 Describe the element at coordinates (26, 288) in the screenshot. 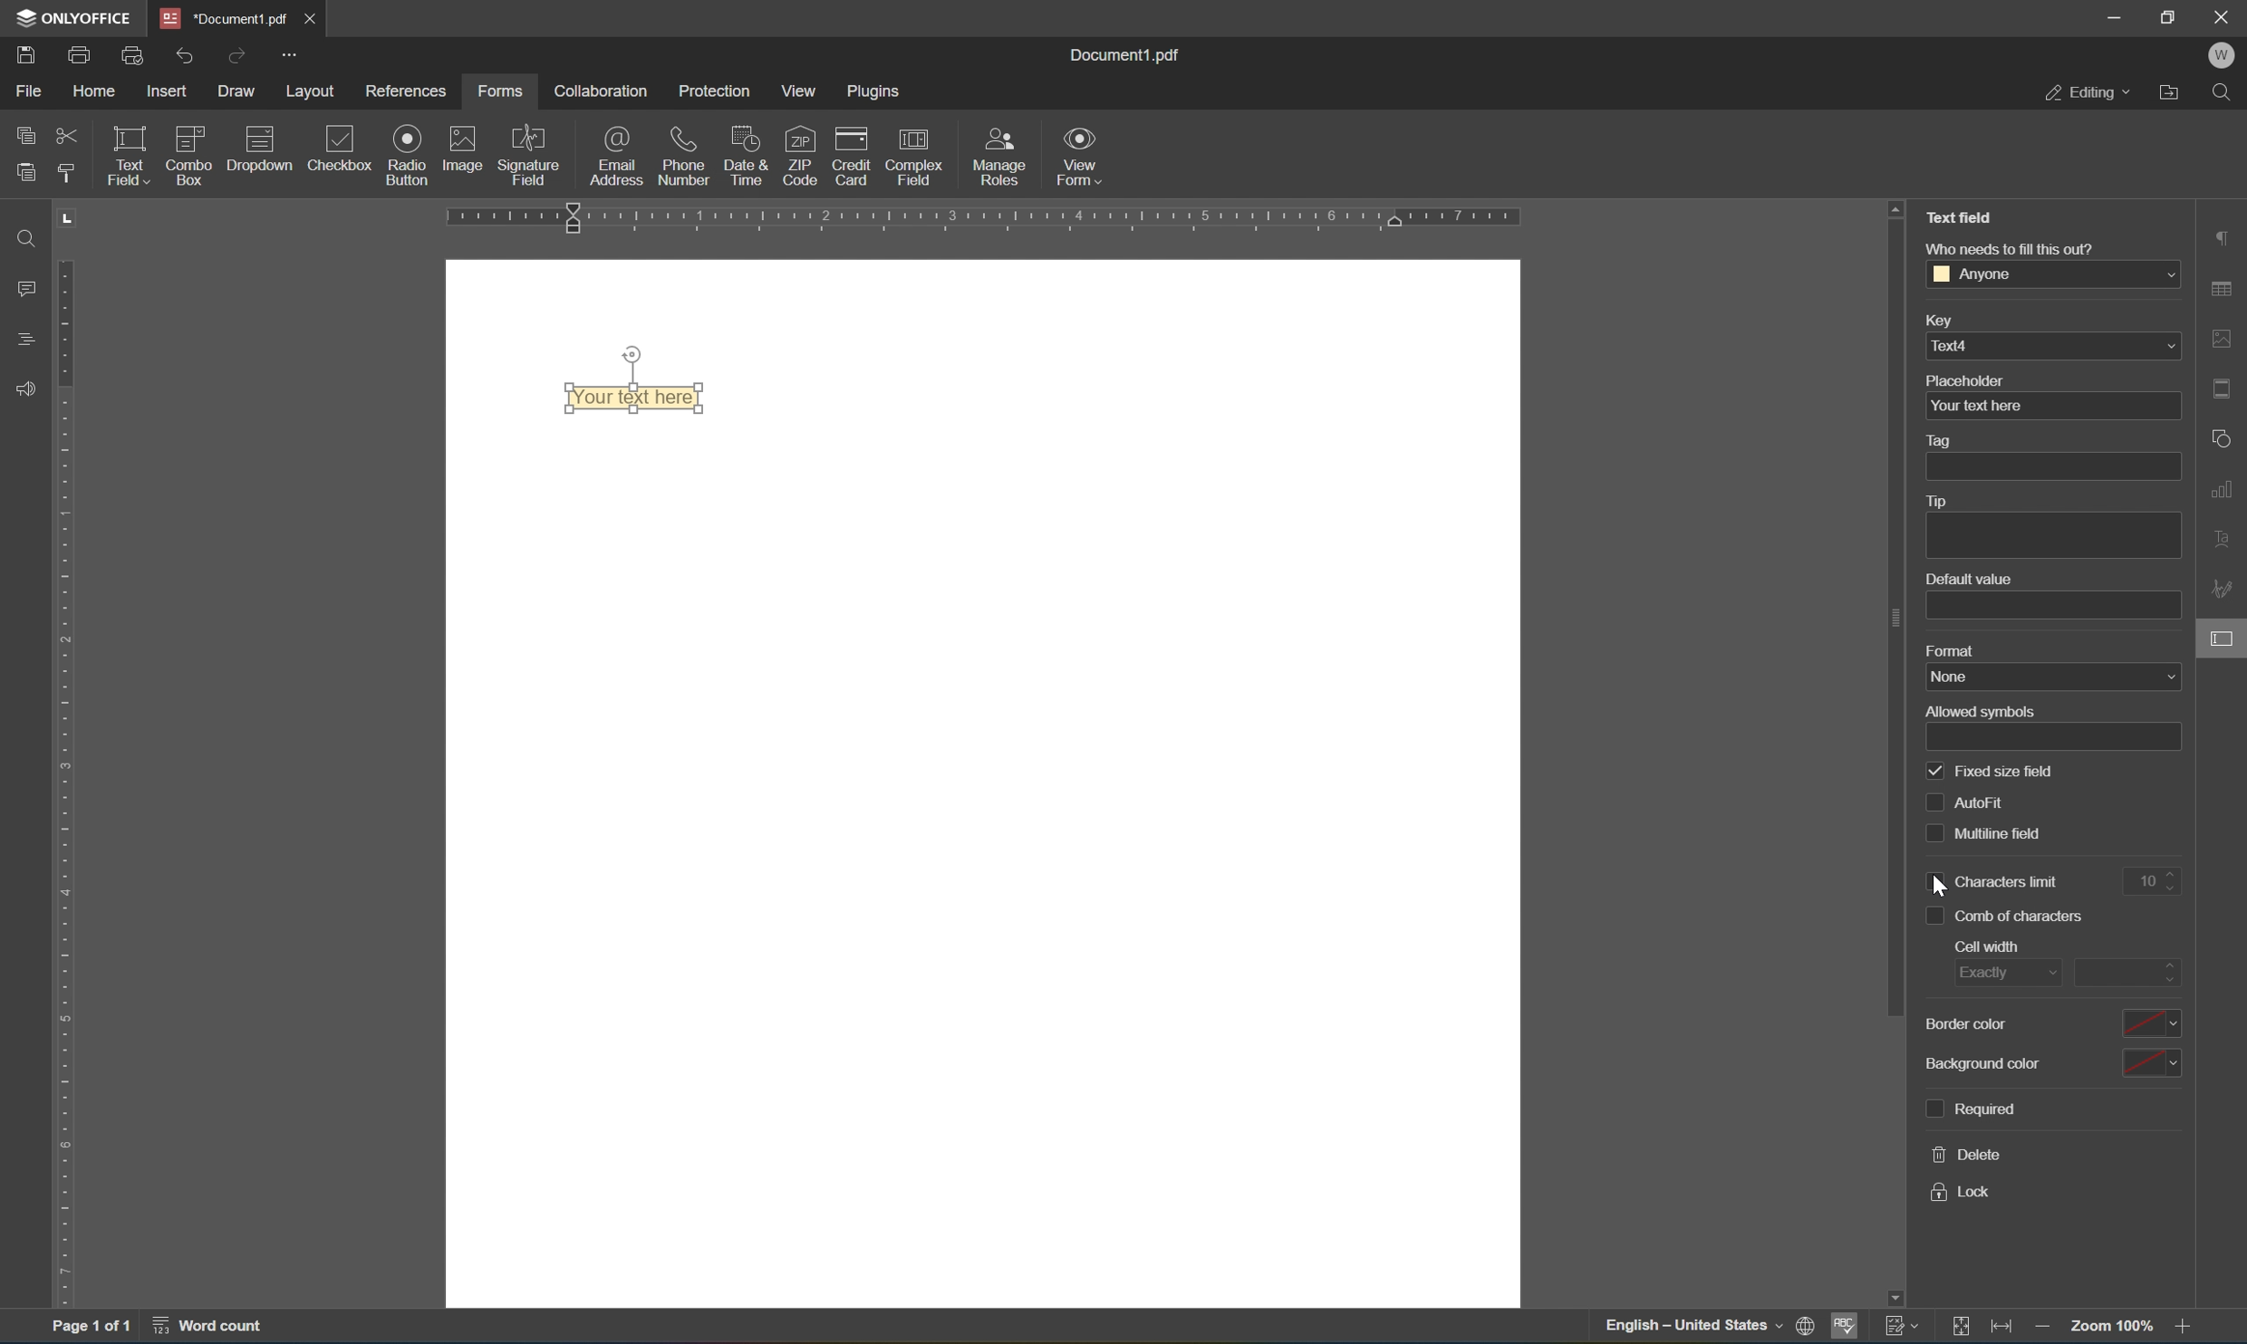

I see `comments` at that location.